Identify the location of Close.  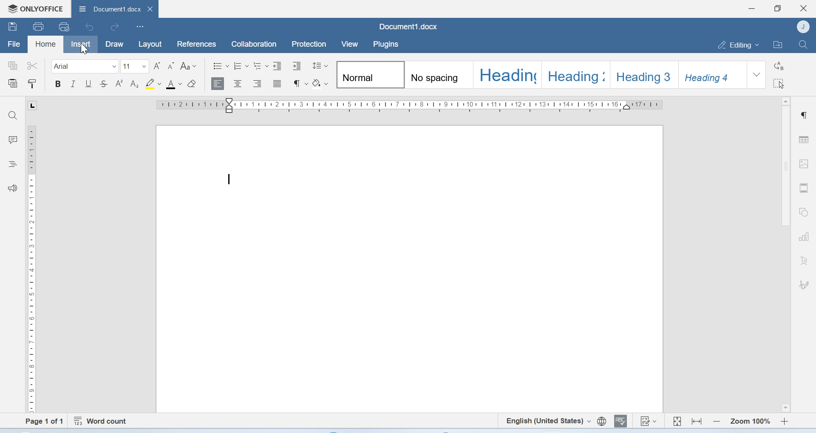
(804, 8).